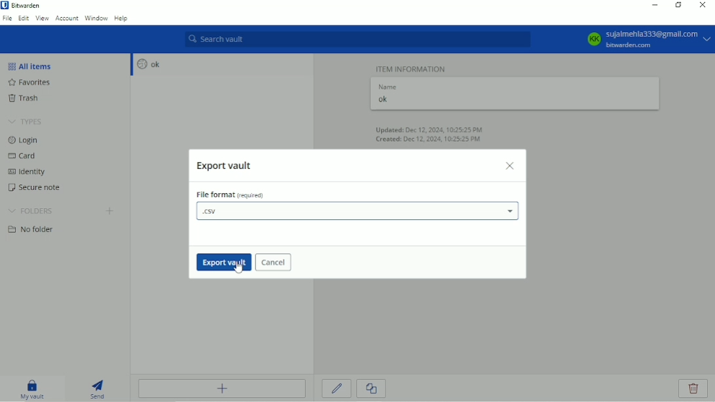 The height and width of the screenshot is (402, 715). What do you see at coordinates (694, 389) in the screenshot?
I see `Delete` at bounding box center [694, 389].